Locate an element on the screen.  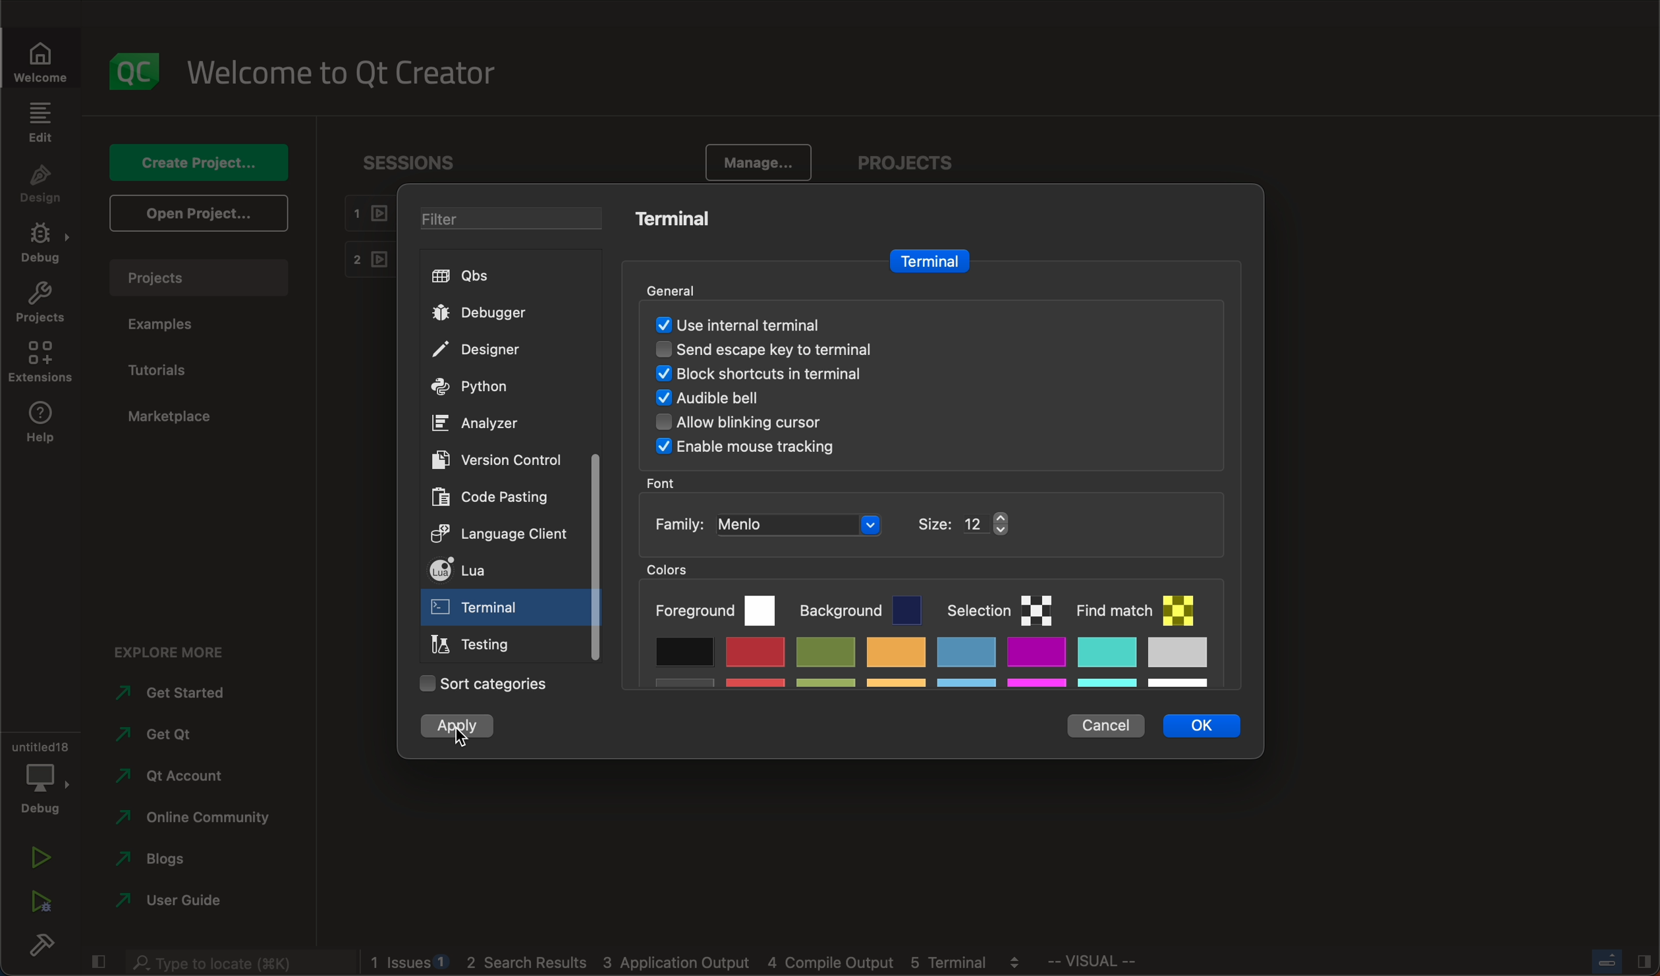
categories is located at coordinates (480, 686).